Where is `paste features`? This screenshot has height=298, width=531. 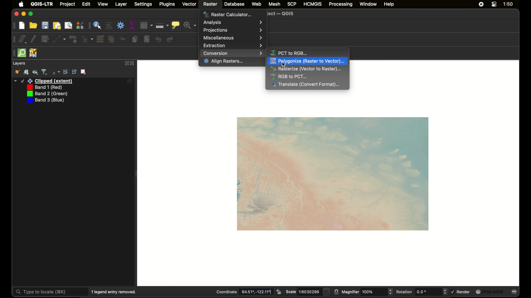 paste features is located at coordinates (147, 39).